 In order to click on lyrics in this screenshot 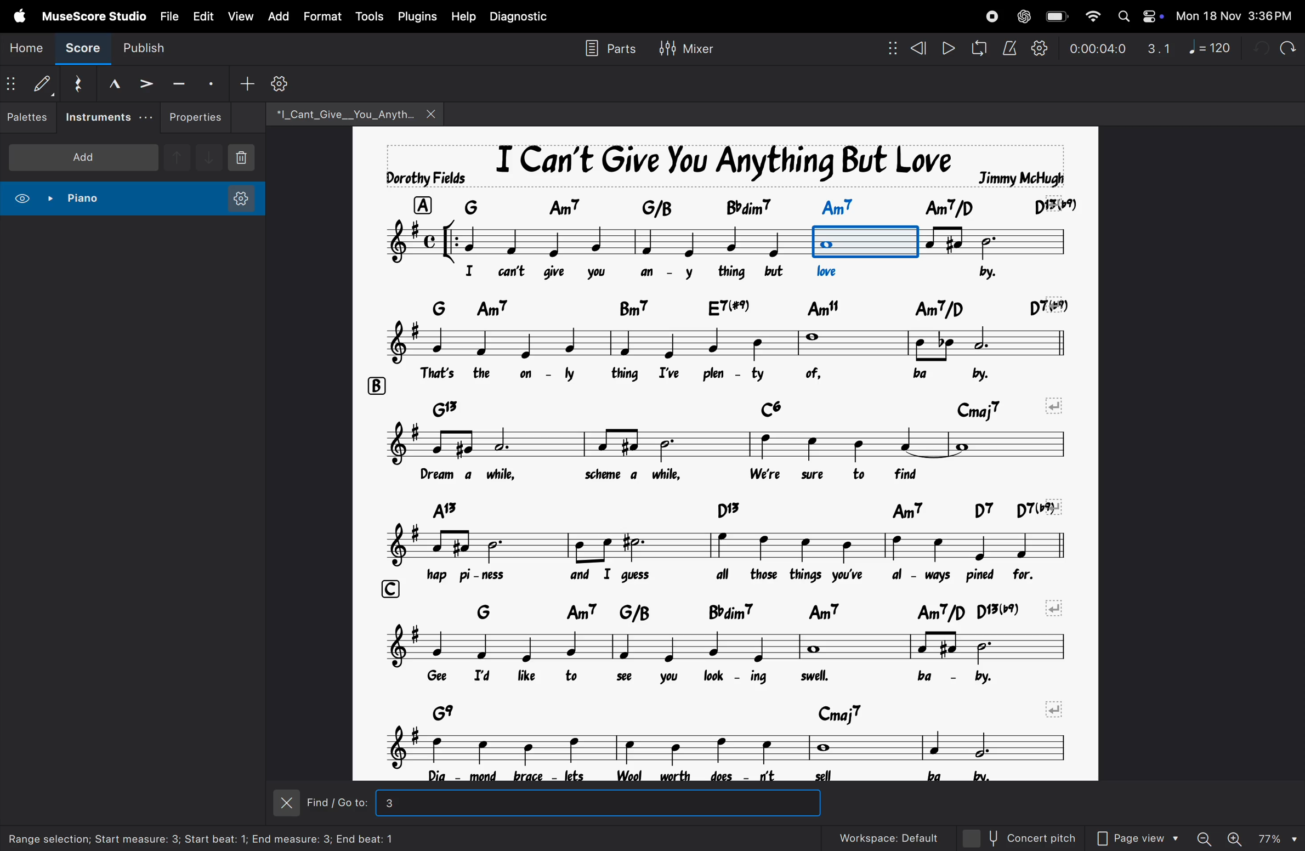, I will do `click(749, 682)`.